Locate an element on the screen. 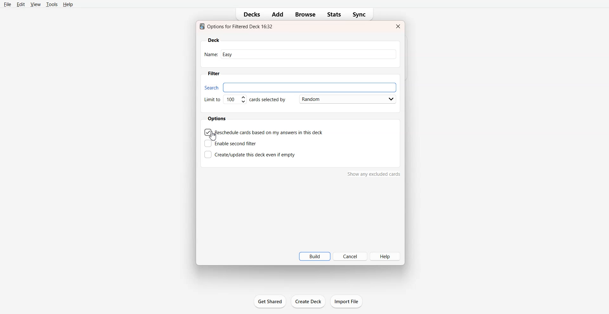 The height and width of the screenshot is (314, 609). show any excluded cards is located at coordinates (374, 175).